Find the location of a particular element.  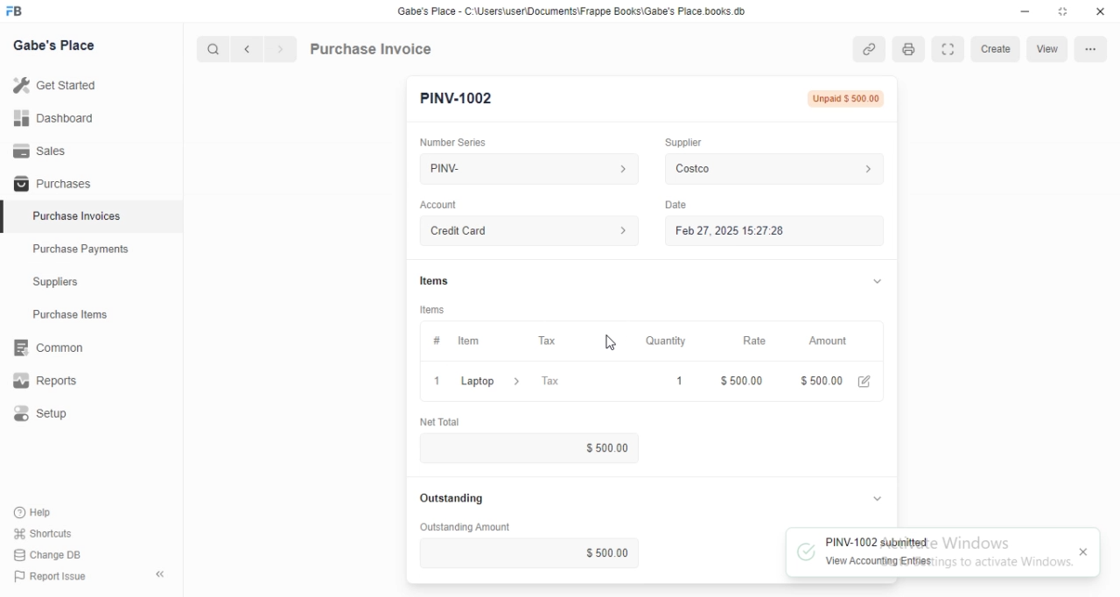

Quantity is located at coordinates (656, 341).